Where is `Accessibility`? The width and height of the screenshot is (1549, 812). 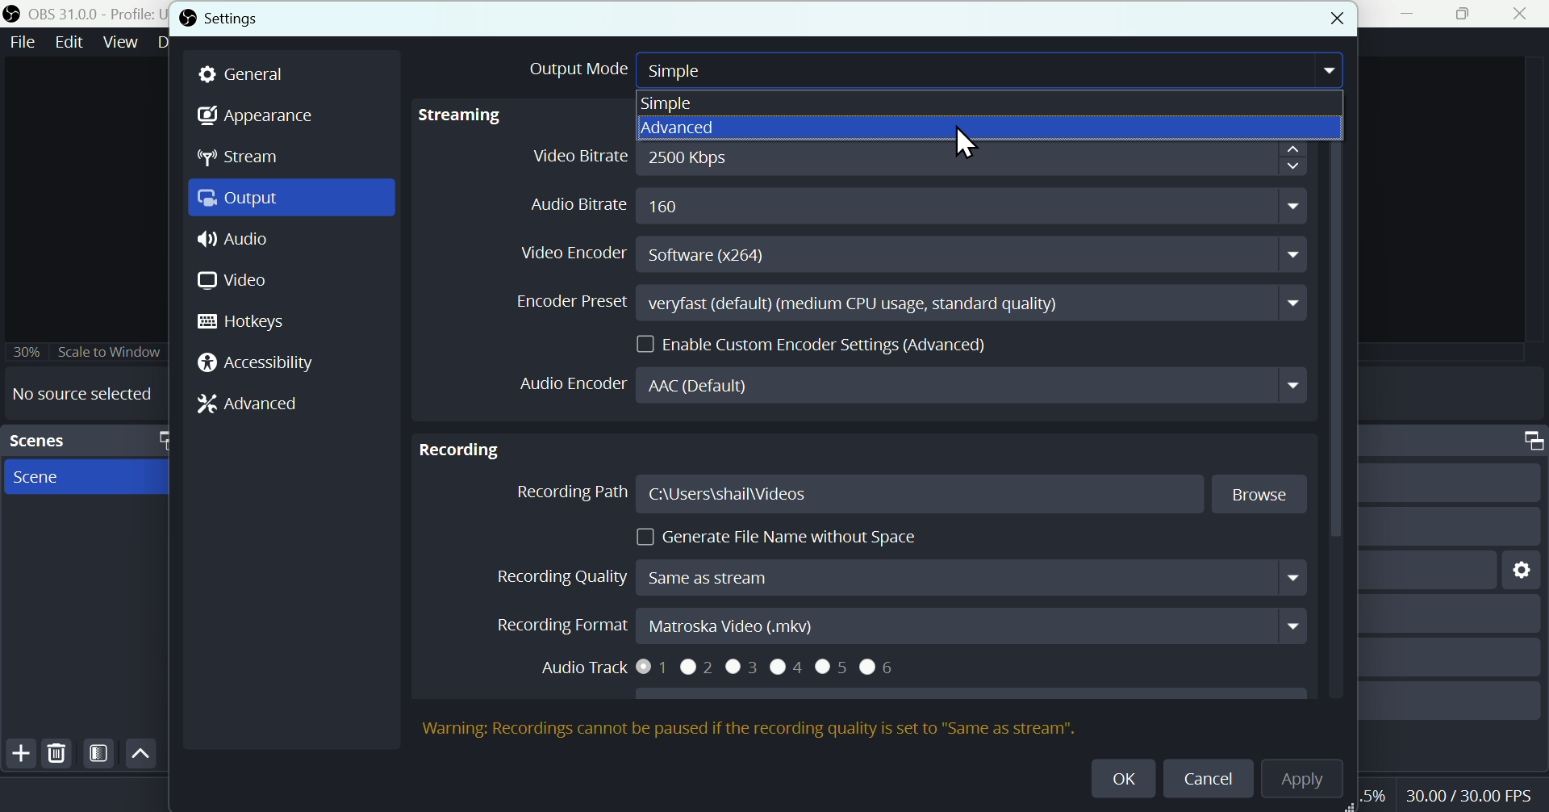
Accessibility is located at coordinates (256, 365).